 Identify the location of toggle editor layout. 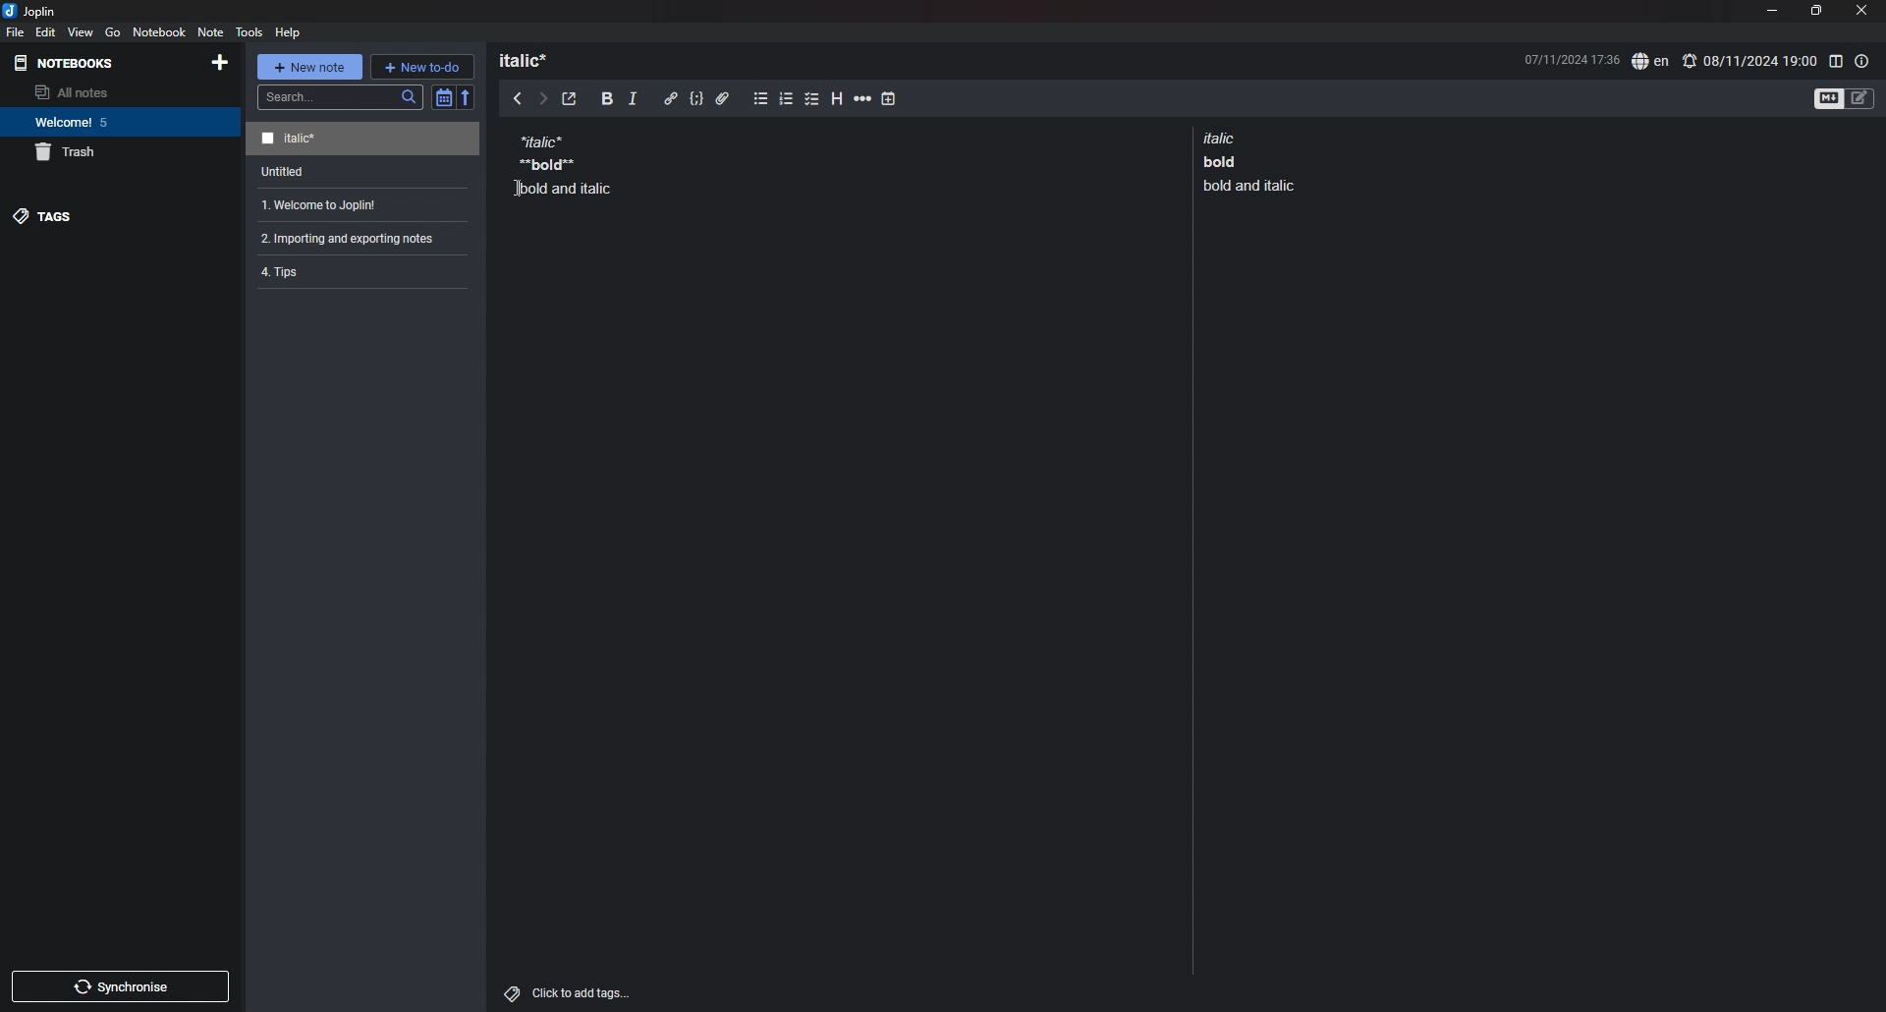
(1835, 61).